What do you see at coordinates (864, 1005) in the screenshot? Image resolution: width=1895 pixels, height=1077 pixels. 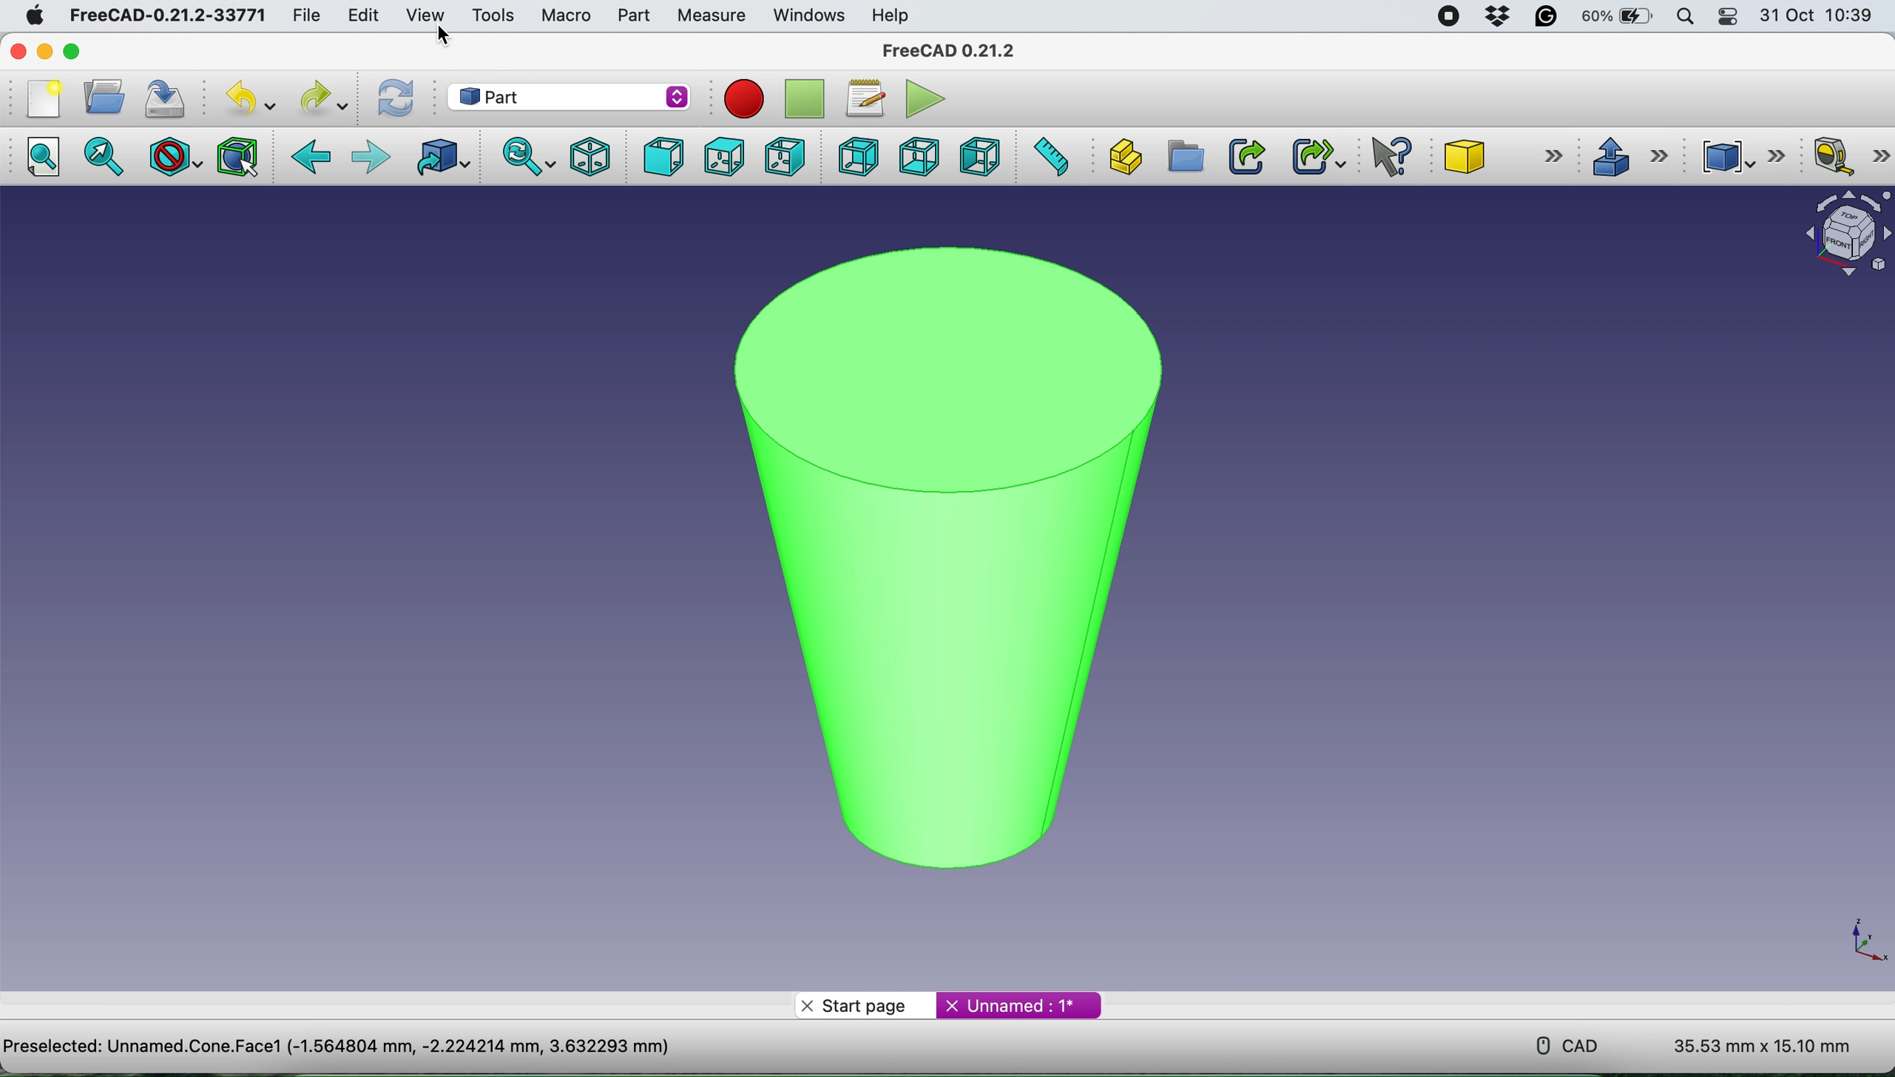 I see `start page` at bounding box center [864, 1005].